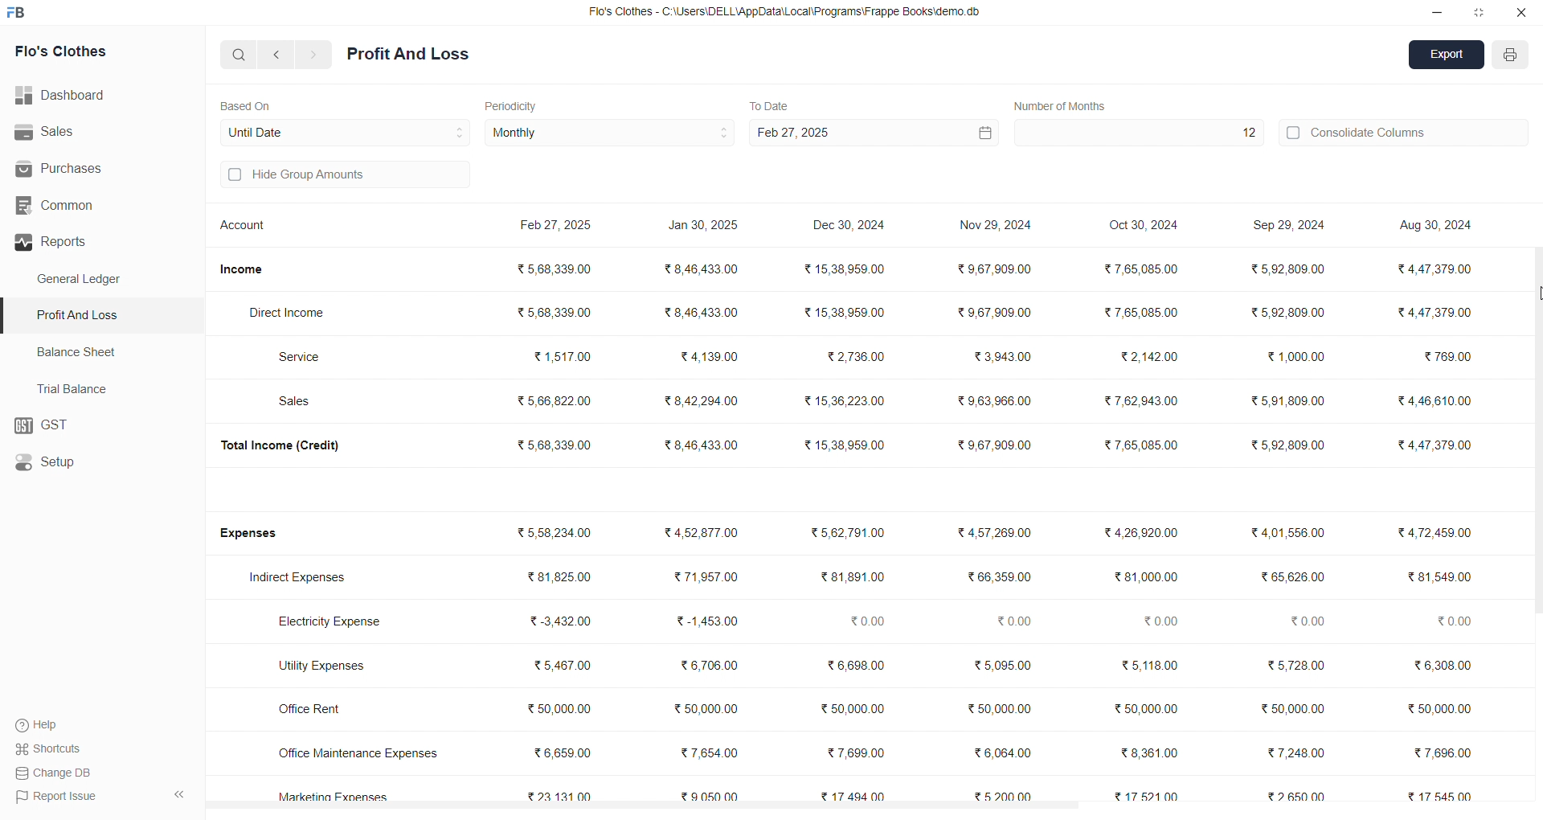 The width and height of the screenshot is (1543, 820). What do you see at coordinates (873, 621) in the screenshot?
I see `₹0.00` at bounding box center [873, 621].